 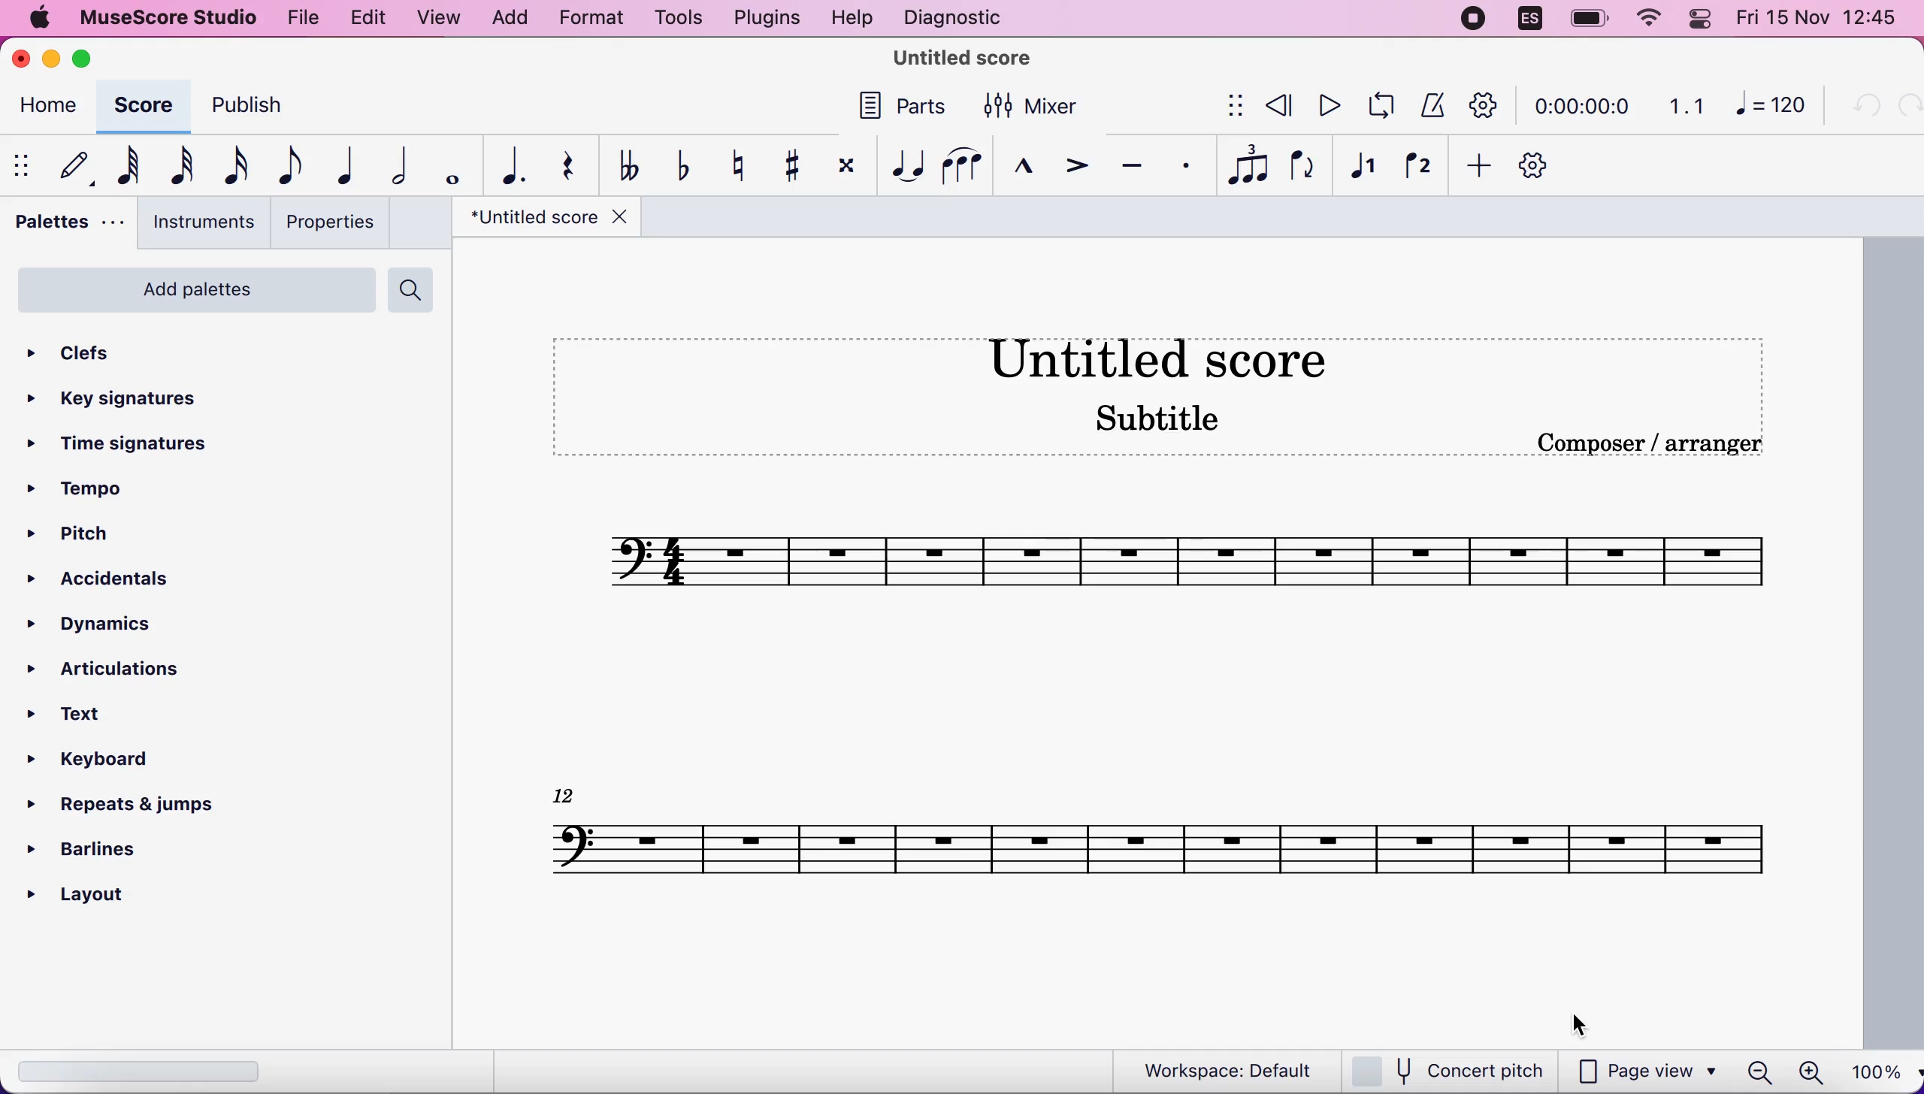 What do you see at coordinates (100, 895) in the screenshot?
I see `layout` at bounding box center [100, 895].